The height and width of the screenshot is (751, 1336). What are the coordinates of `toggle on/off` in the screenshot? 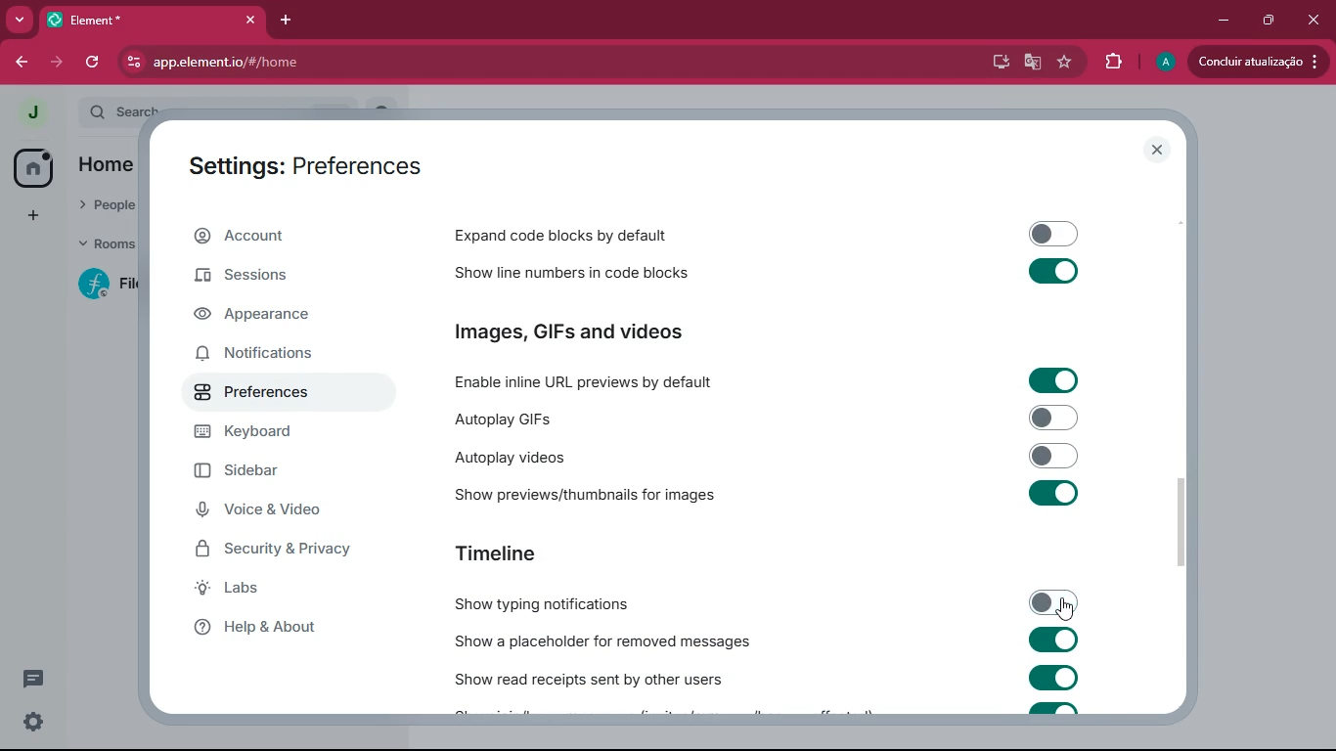 It's located at (1053, 493).